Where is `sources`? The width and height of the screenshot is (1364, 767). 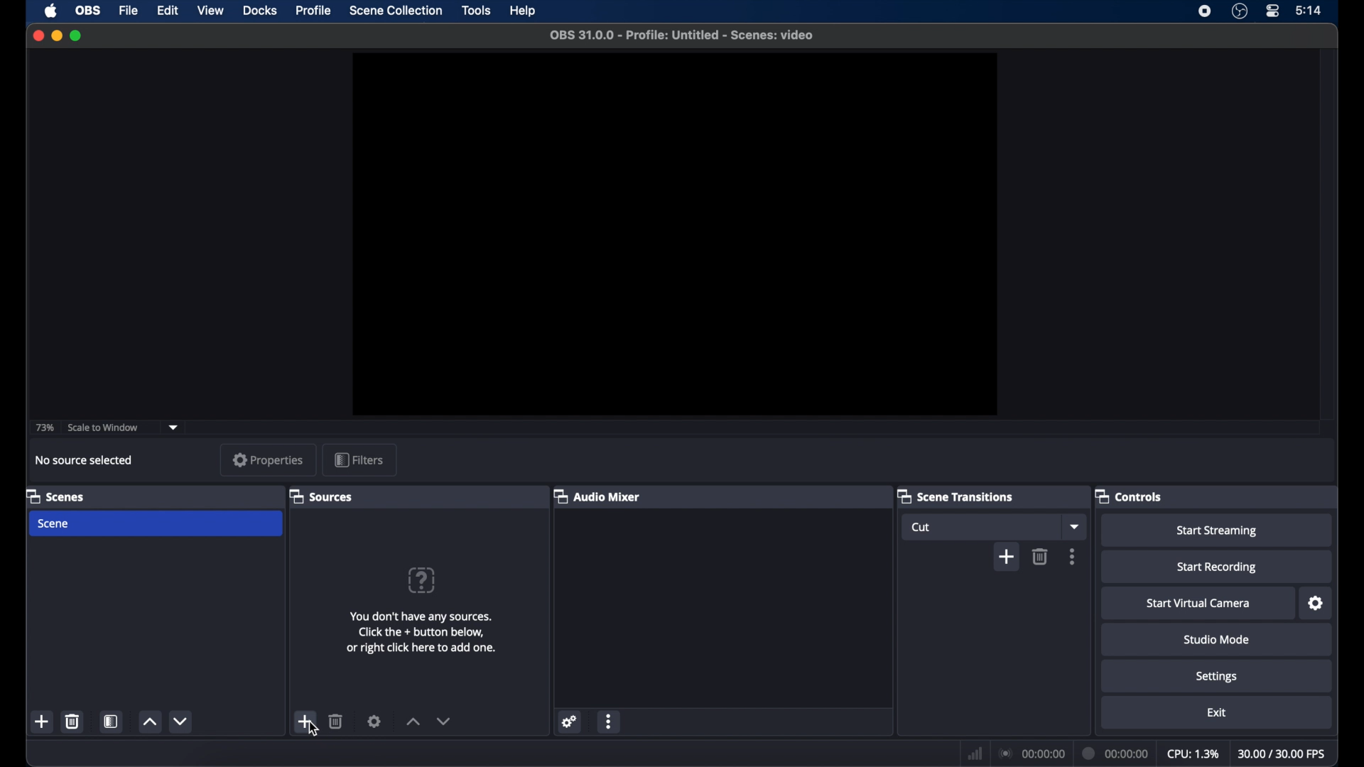 sources is located at coordinates (320, 496).